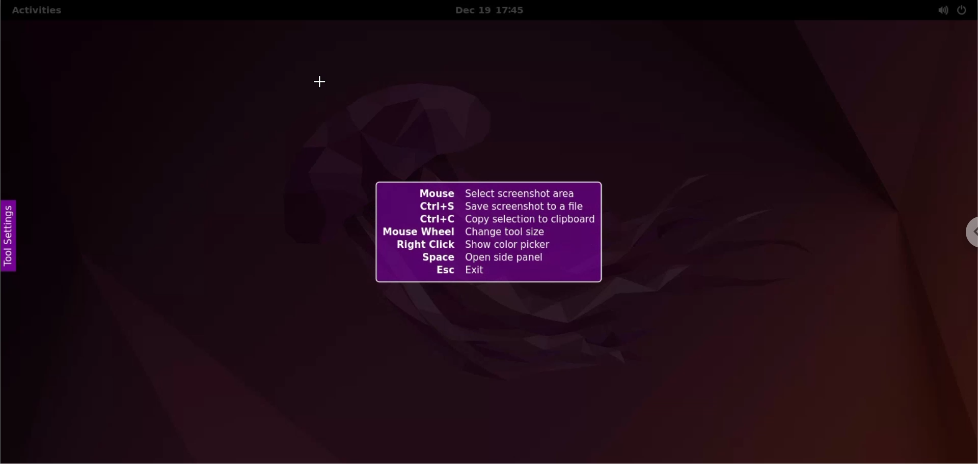 The image size is (978, 464). Describe the element at coordinates (14, 240) in the screenshot. I see `tool settings` at that location.